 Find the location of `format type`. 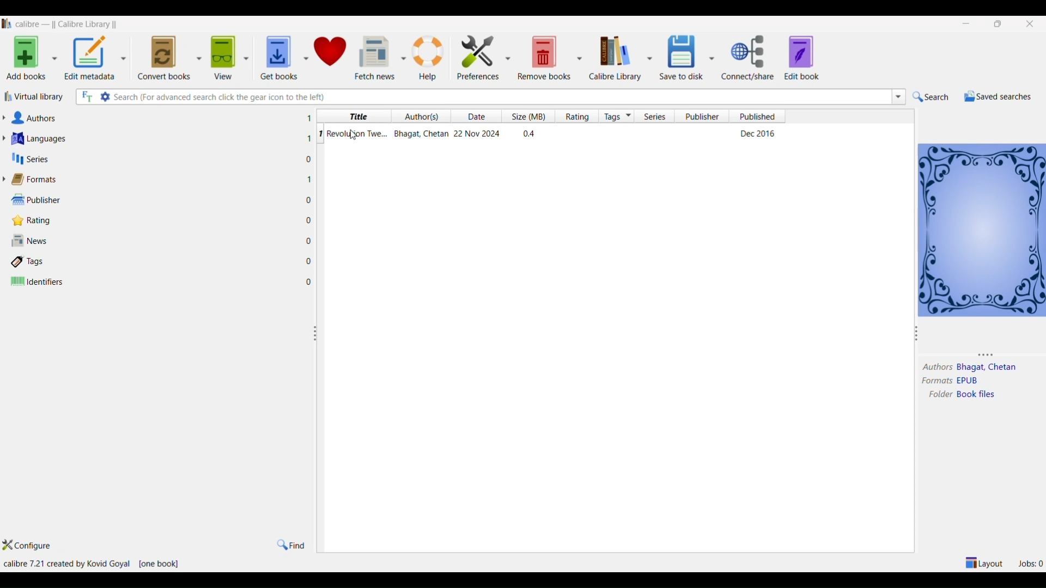

format type is located at coordinates (972, 381).